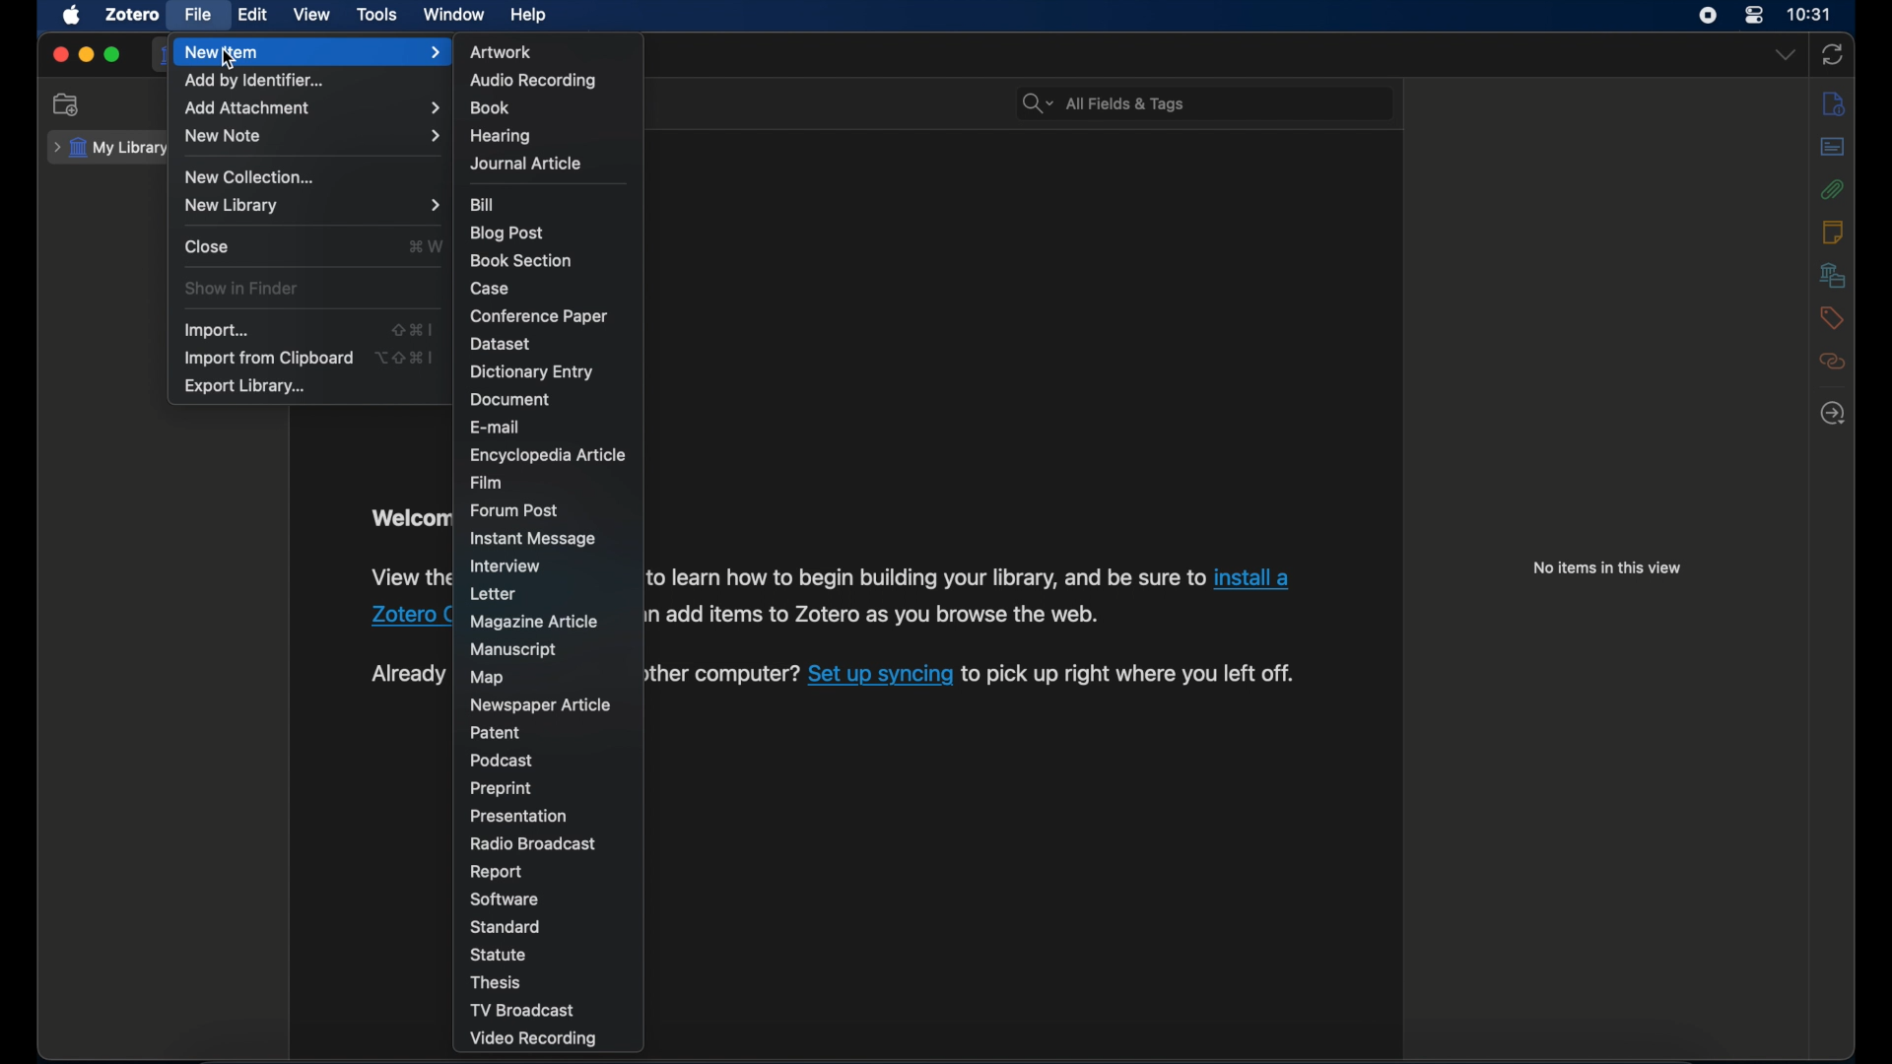  Describe the element at coordinates (425, 245) in the screenshot. I see `shortcut` at that location.